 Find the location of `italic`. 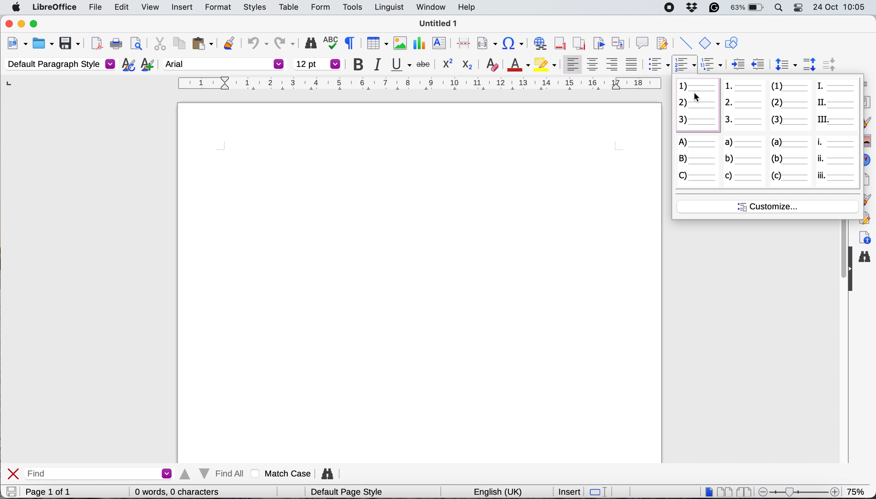

italic is located at coordinates (381, 65).